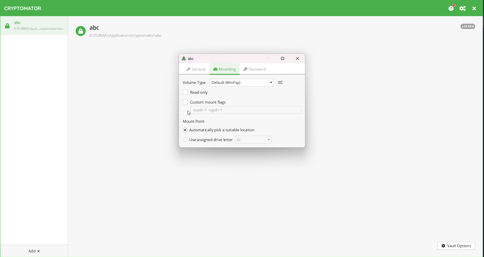 The image size is (484, 257). What do you see at coordinates (270, 139) in the screenshot?
I see `drive dropdown` at bounding box center [270, 139].